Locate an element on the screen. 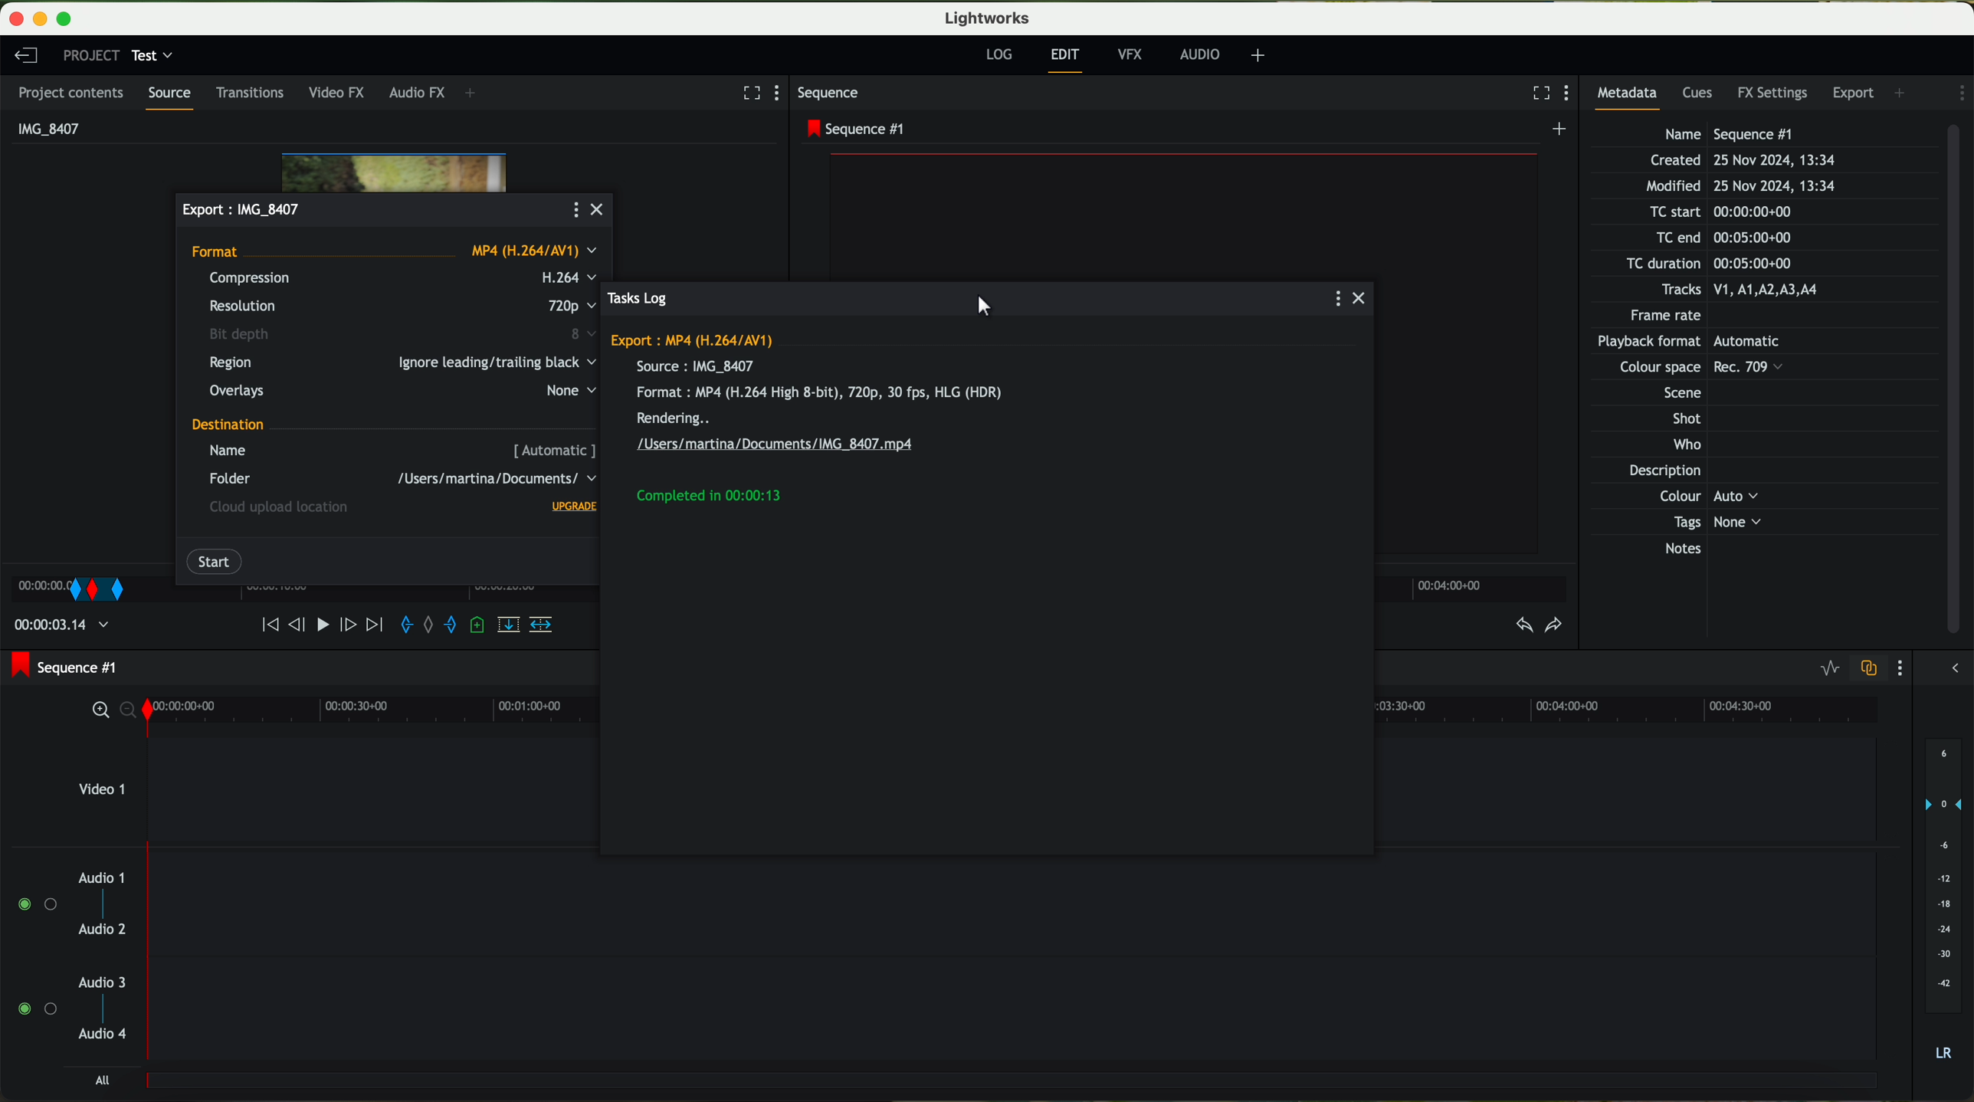 This screenshot has height=1102, width=1974. Tags None is located at coordinates (1713, 522).